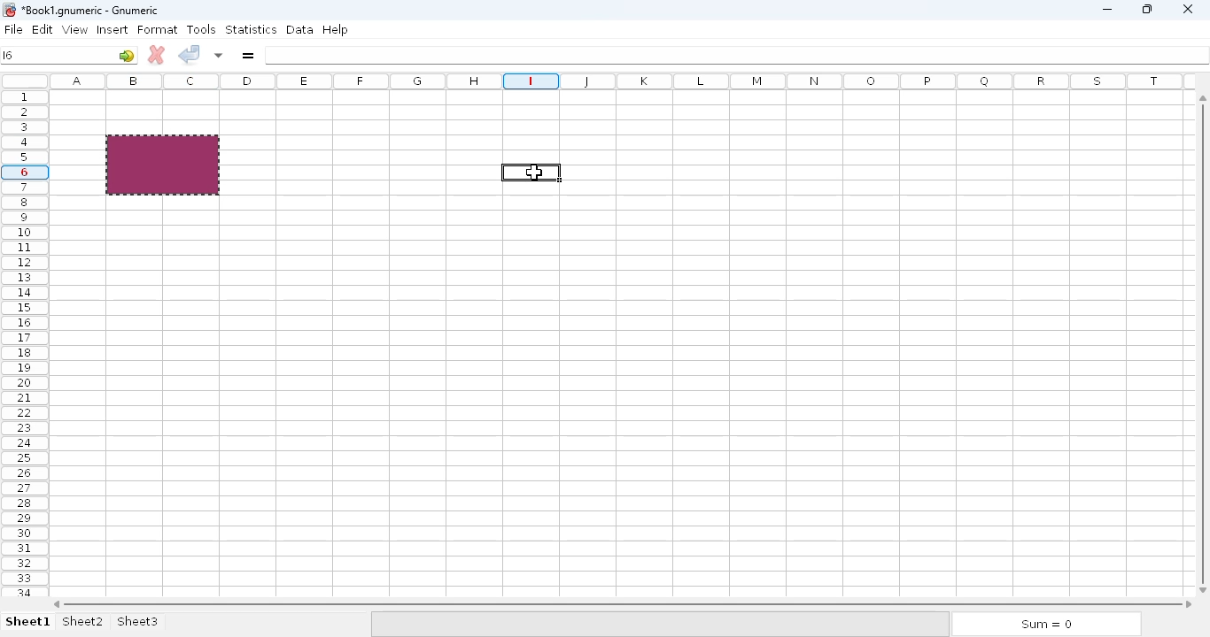 This screenshot has height=637, width=1210. Describe the element at coordinates (128, 56) in the screenshot. I see `go to` at that location.